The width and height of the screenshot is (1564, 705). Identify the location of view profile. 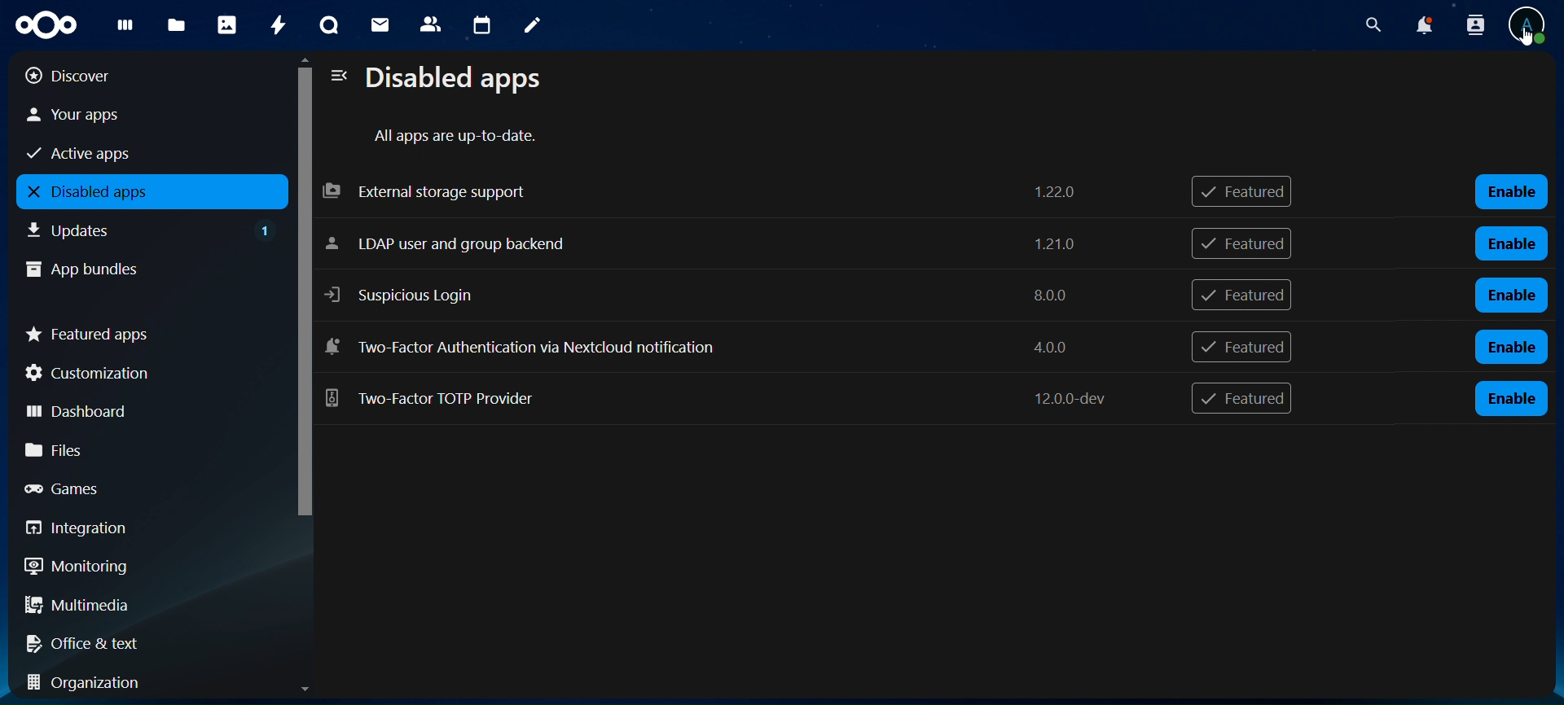
(1530, 20).